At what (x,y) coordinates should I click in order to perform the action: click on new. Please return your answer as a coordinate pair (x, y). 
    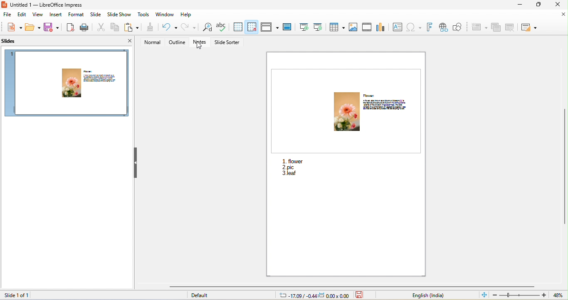
    Looking at the image, I should click on (15, 27).